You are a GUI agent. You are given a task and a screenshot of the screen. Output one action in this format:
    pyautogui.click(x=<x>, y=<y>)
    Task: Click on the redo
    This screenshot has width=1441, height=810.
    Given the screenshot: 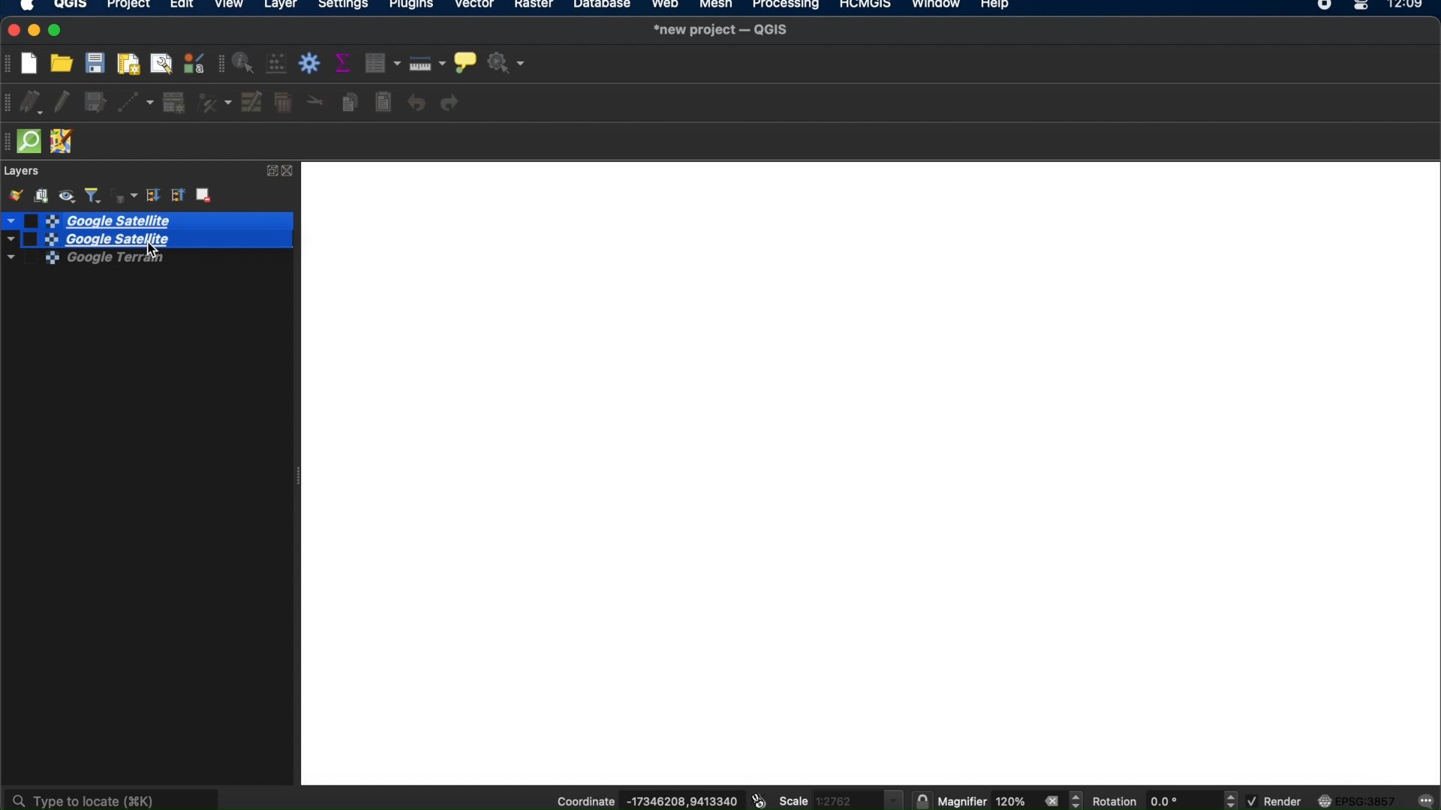 What is the action you would take?
    pyautogui.click(x=453, y=103)
    